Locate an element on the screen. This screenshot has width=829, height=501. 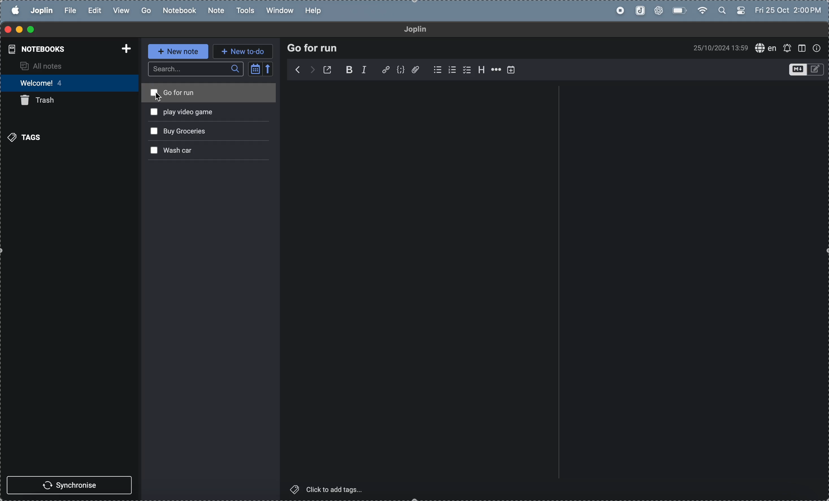
all notes is located at coordinates (61, 65).